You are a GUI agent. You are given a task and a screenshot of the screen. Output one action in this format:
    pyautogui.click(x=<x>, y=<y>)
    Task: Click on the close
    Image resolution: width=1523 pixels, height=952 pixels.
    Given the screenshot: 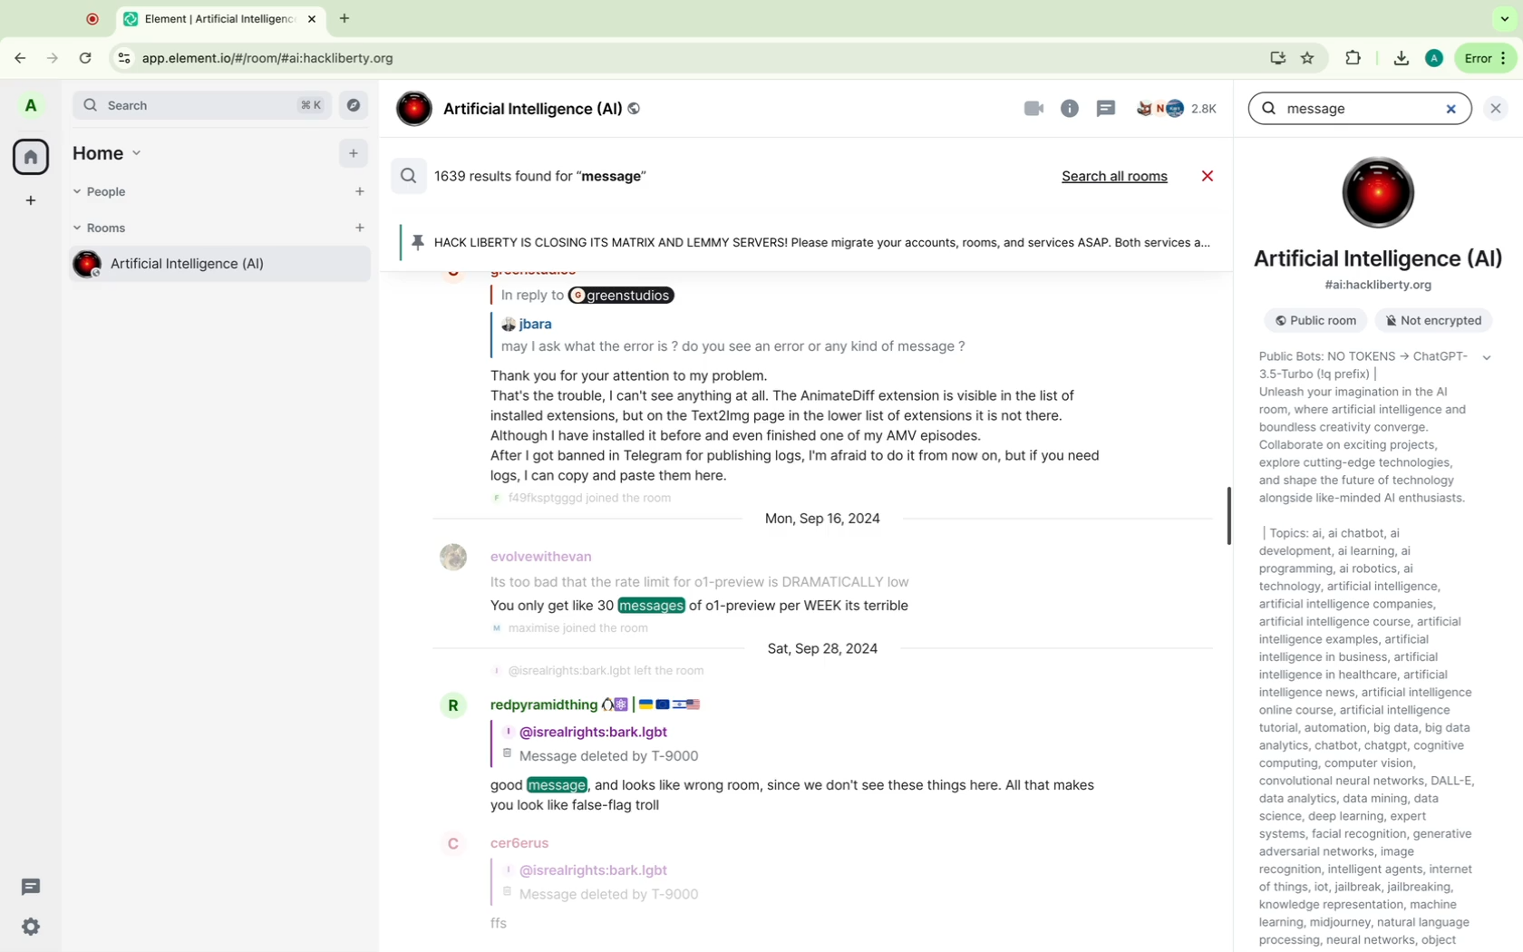 What is the action you would take?
    pyautogui.click(x=1500, y=107)
    